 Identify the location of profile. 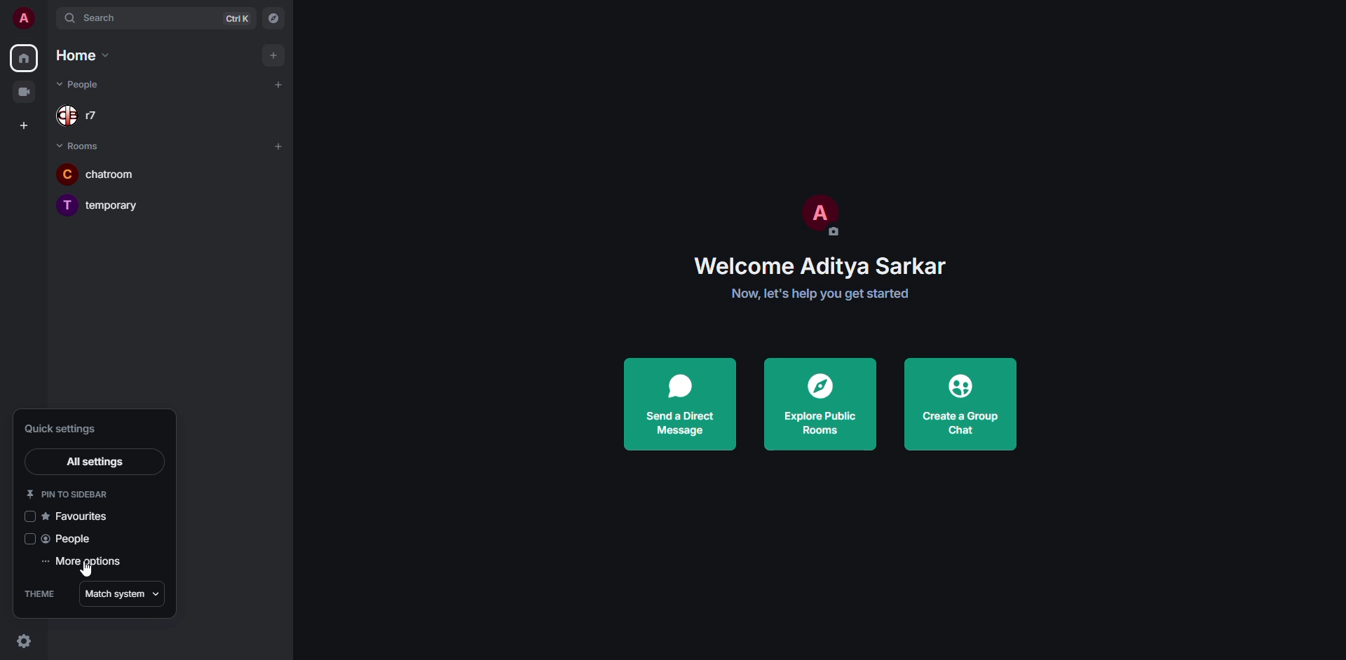
(22, 18).